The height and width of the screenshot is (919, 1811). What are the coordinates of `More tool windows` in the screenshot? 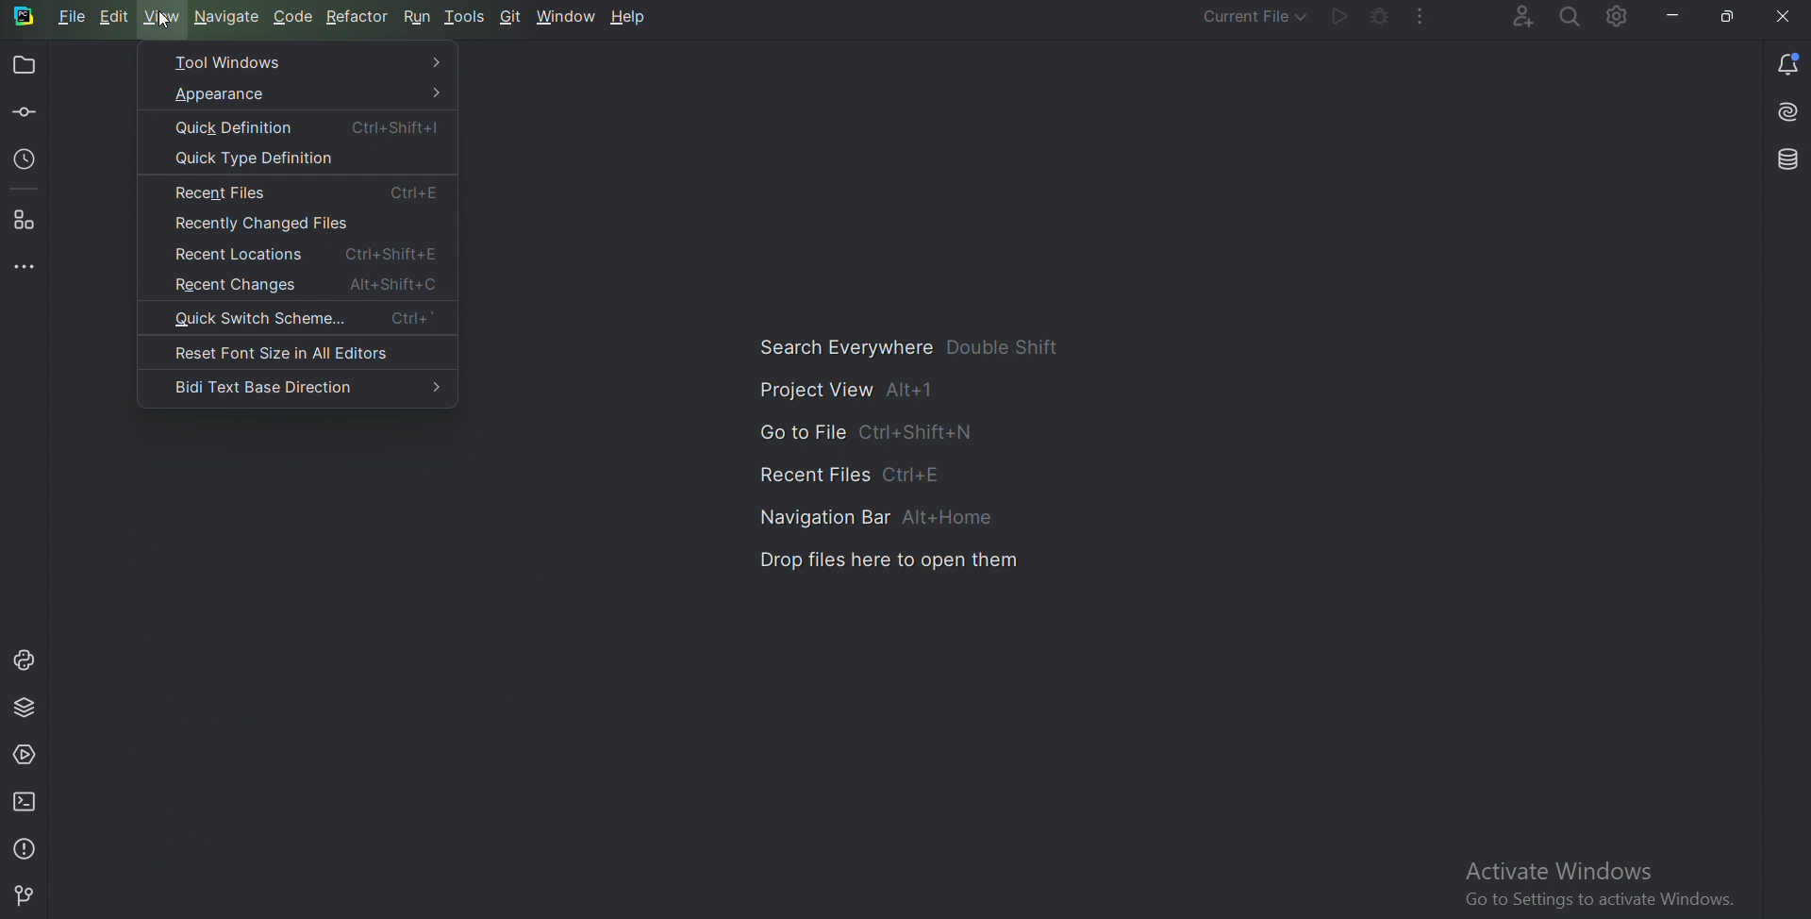 It's located at (25, 269).